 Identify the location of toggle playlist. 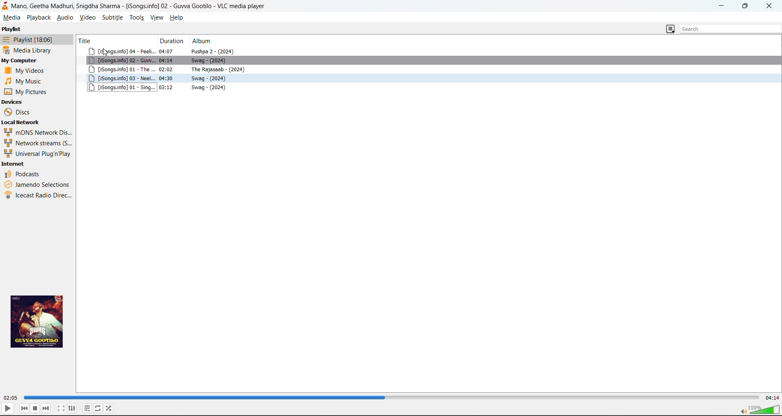
(87, 409).